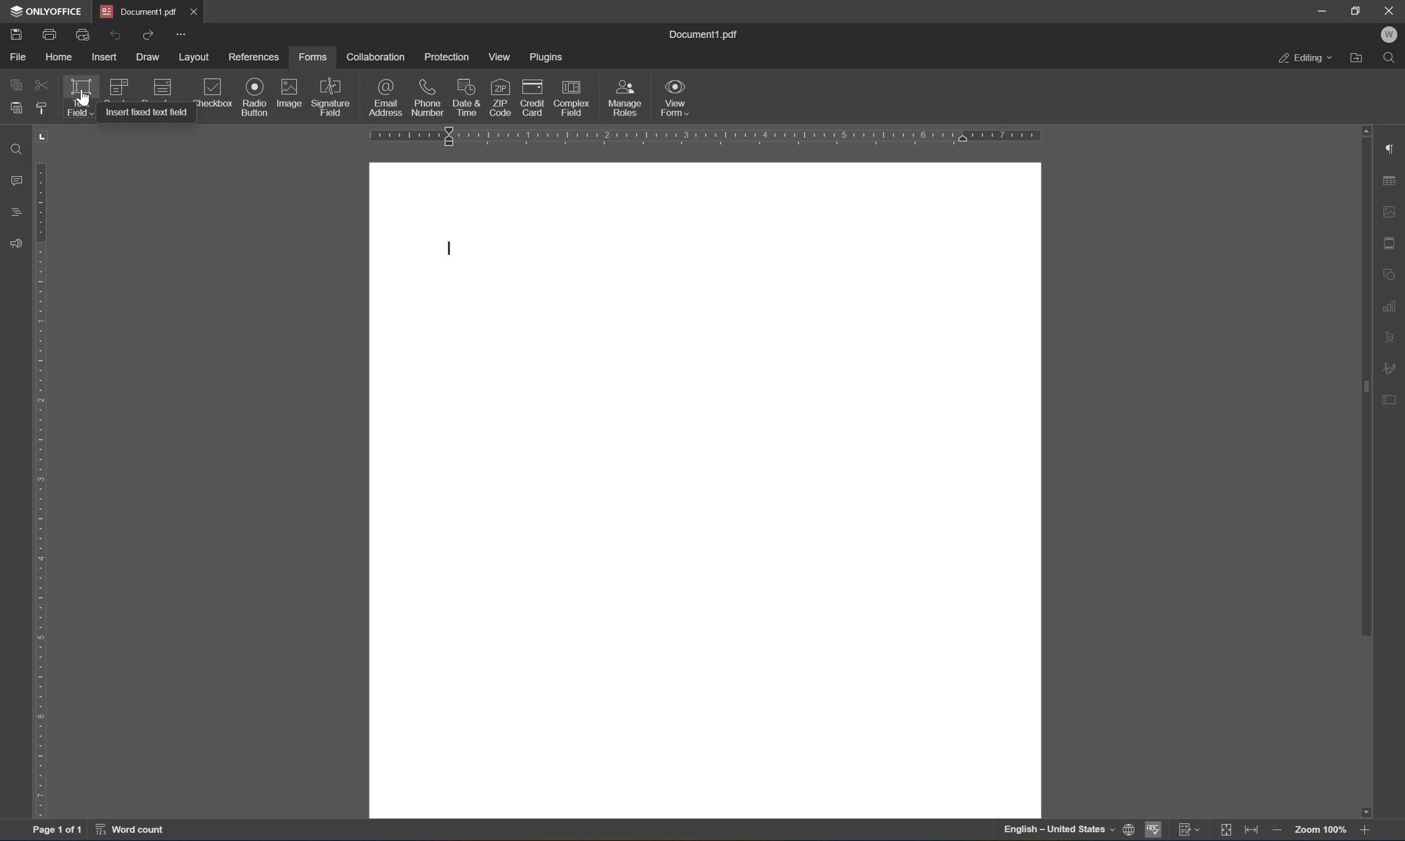 The image size is (1405, 841). Describe the element at coordinates (11, 35) in the screenshot. I see `save` at that location.